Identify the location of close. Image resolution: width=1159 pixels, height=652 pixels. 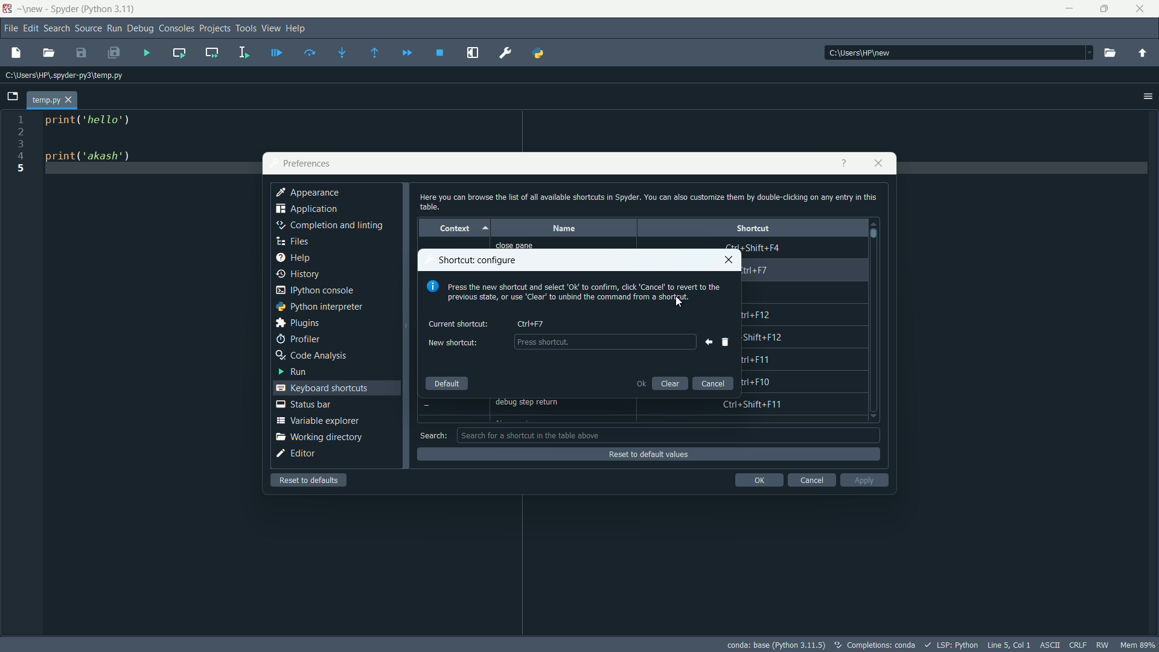
(729, 260).